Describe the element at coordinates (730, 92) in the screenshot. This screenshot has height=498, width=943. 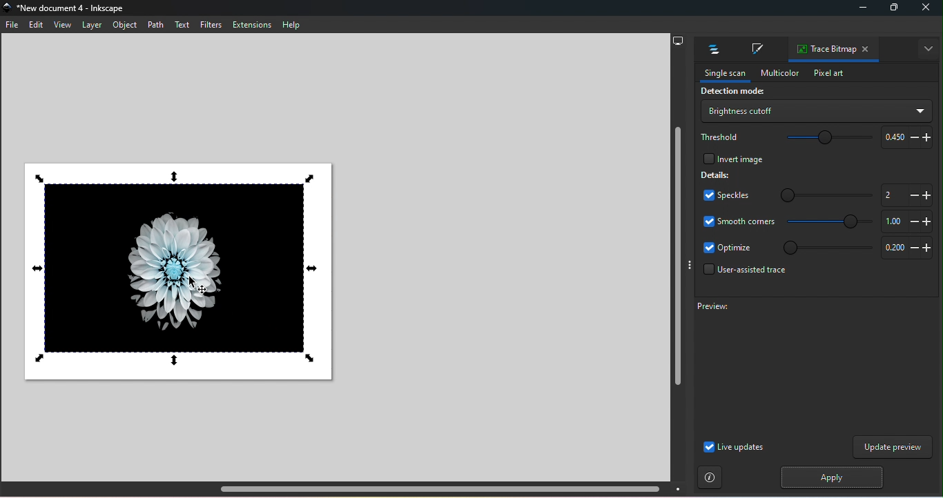
I see `Detection mode` at that location.